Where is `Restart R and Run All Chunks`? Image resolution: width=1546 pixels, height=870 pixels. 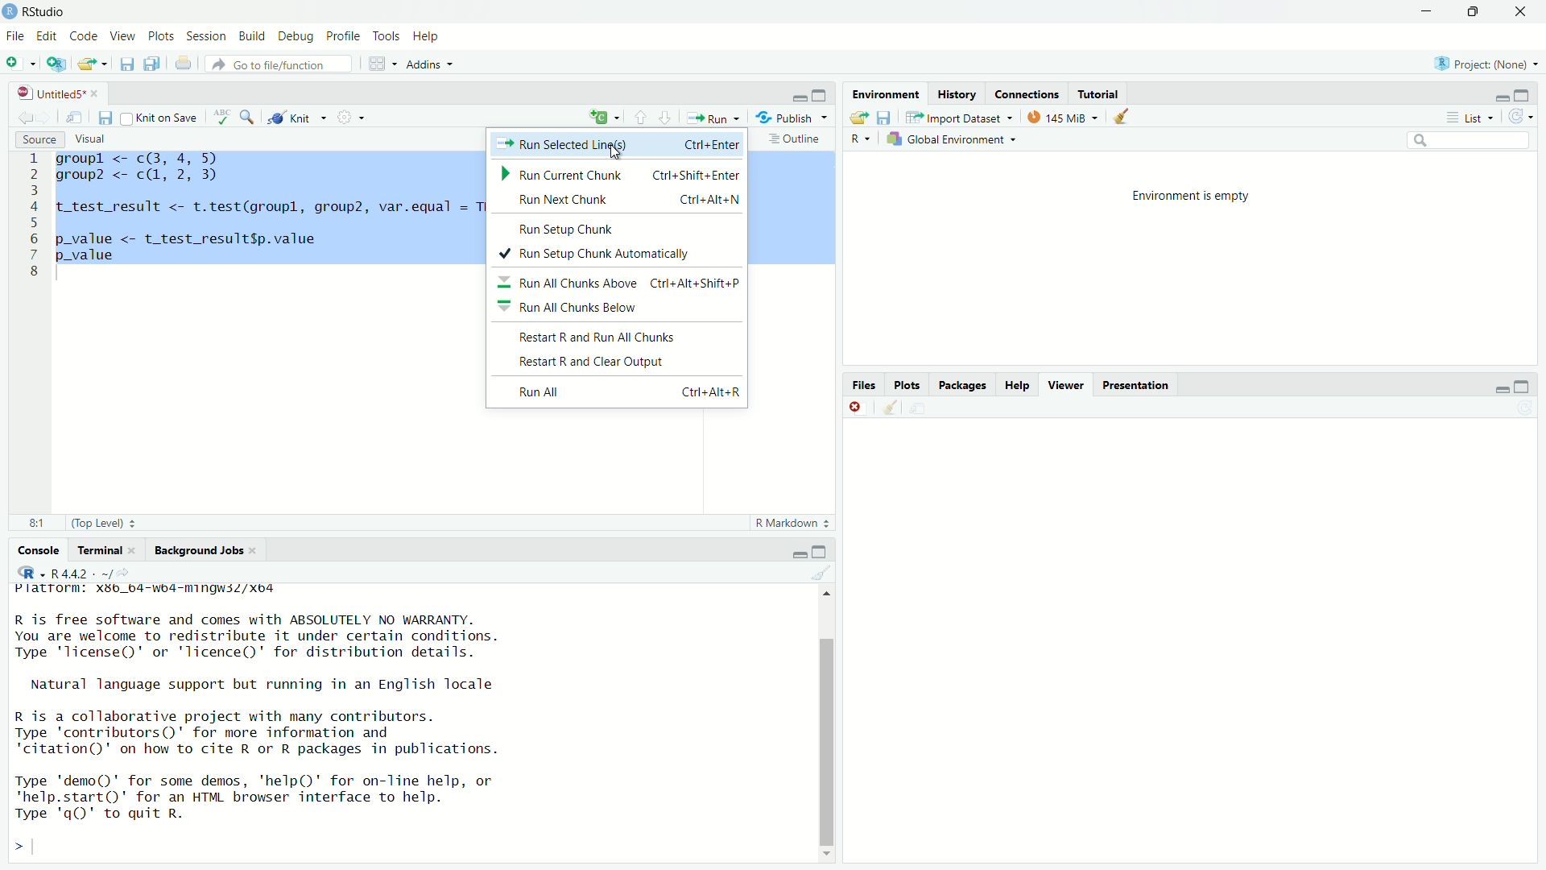 Restart R and Run All Chunks is located at coordinates (595, 336).